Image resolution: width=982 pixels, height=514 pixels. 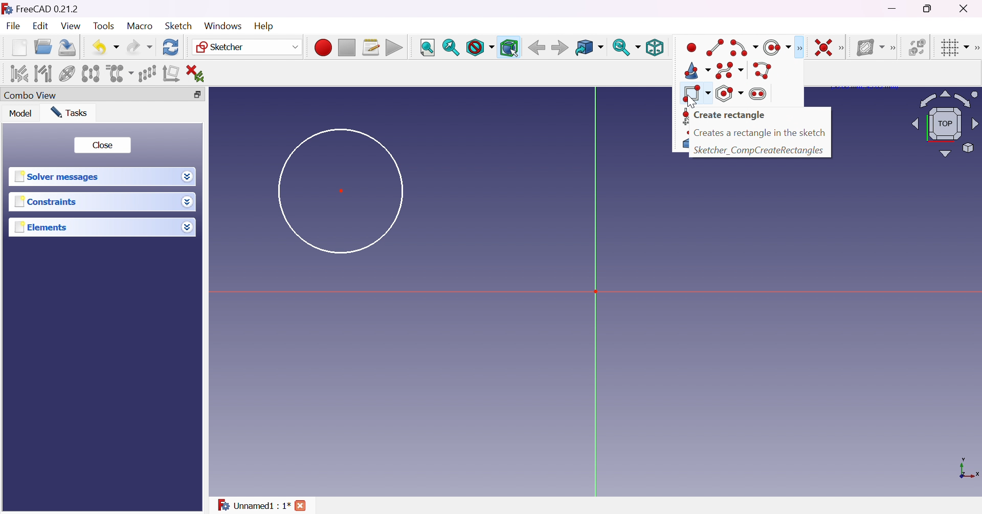 What do you see at coordinates (560, 49) in the screenshot?
I see `Forward` at bounding box center [560, 49].